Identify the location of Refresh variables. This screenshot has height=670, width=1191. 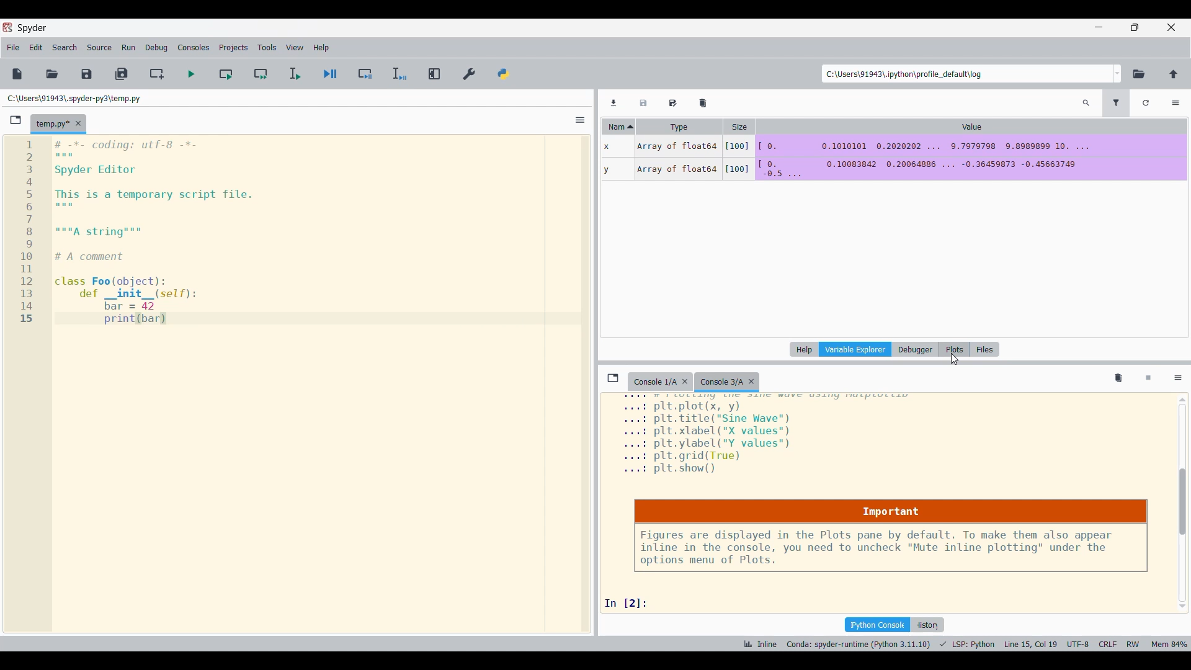
(1146, 103).